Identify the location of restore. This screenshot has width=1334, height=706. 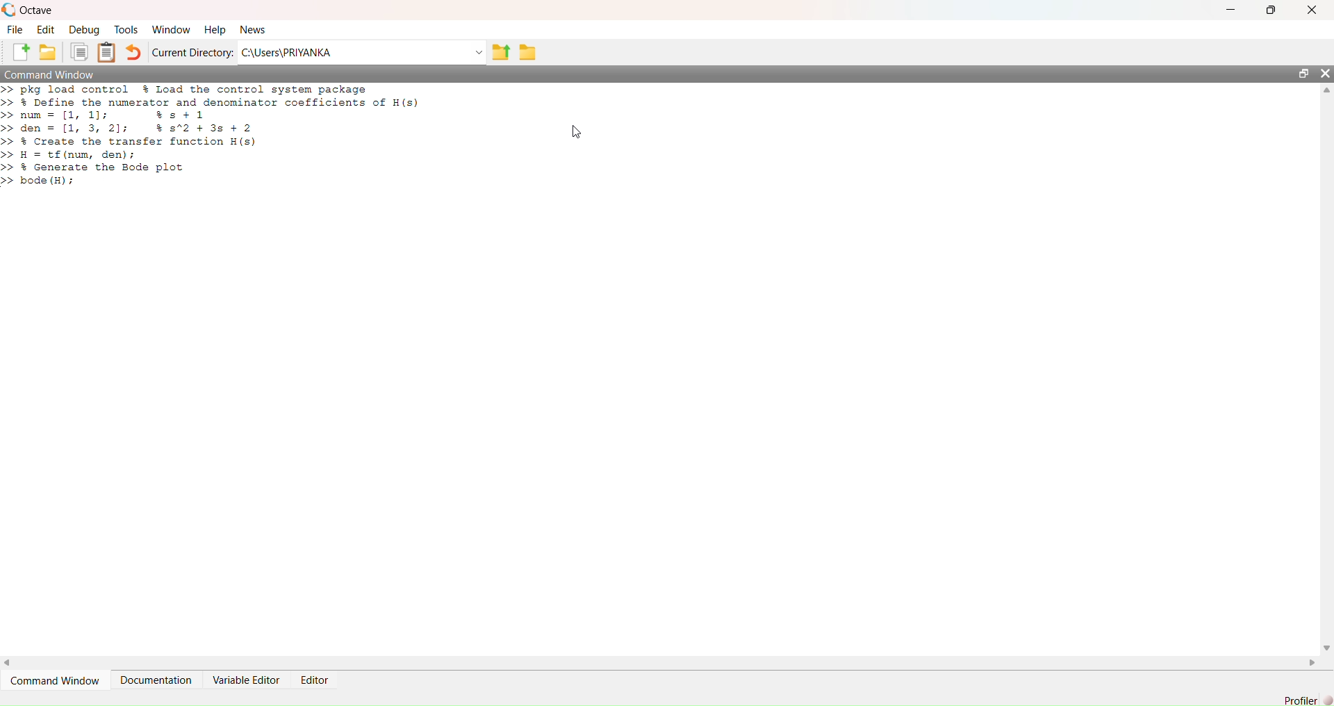
(1271, 10).